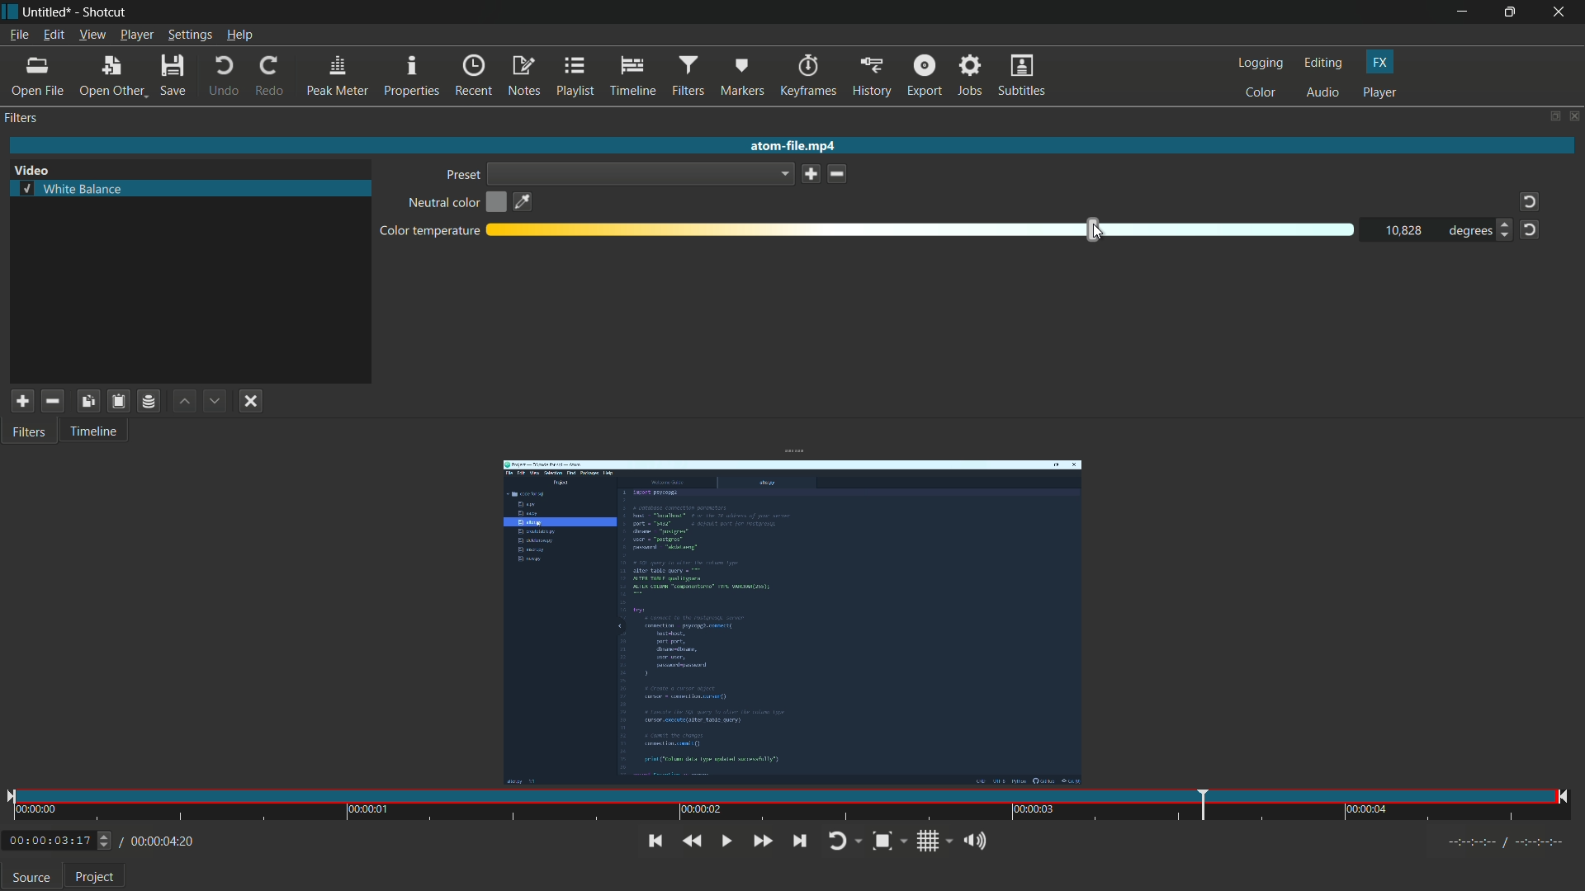 This screenshot has height=891, width=1585. I want to click on change layout, so click(1554, 117).